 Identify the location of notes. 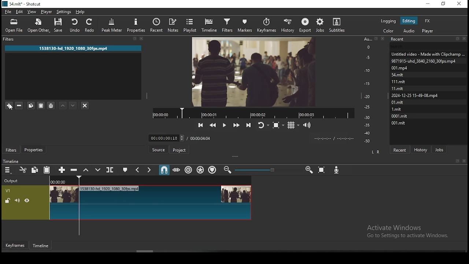
(174, 25).